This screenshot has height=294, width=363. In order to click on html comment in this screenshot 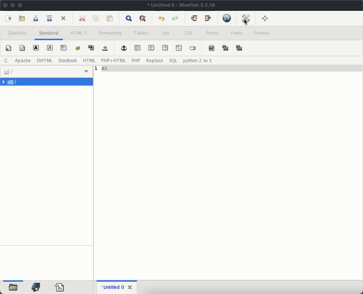, I will do `click(179, 47)`.